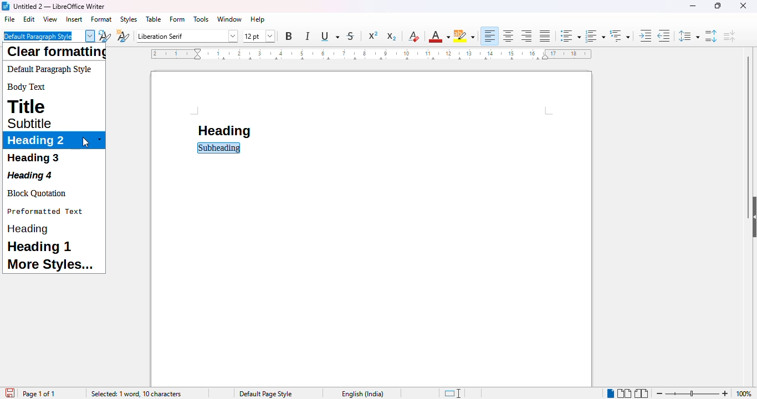  What do you see at coordinates (374, 35) in the screenshot?
I see `superscript` at bounding box center [374, 35].